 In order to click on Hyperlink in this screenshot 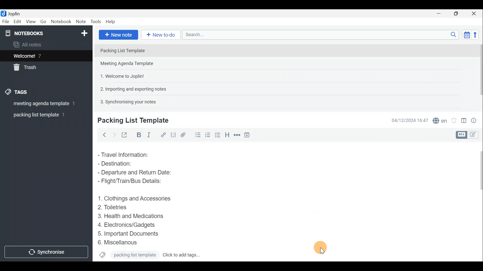, I will do `click(162, 134)`.